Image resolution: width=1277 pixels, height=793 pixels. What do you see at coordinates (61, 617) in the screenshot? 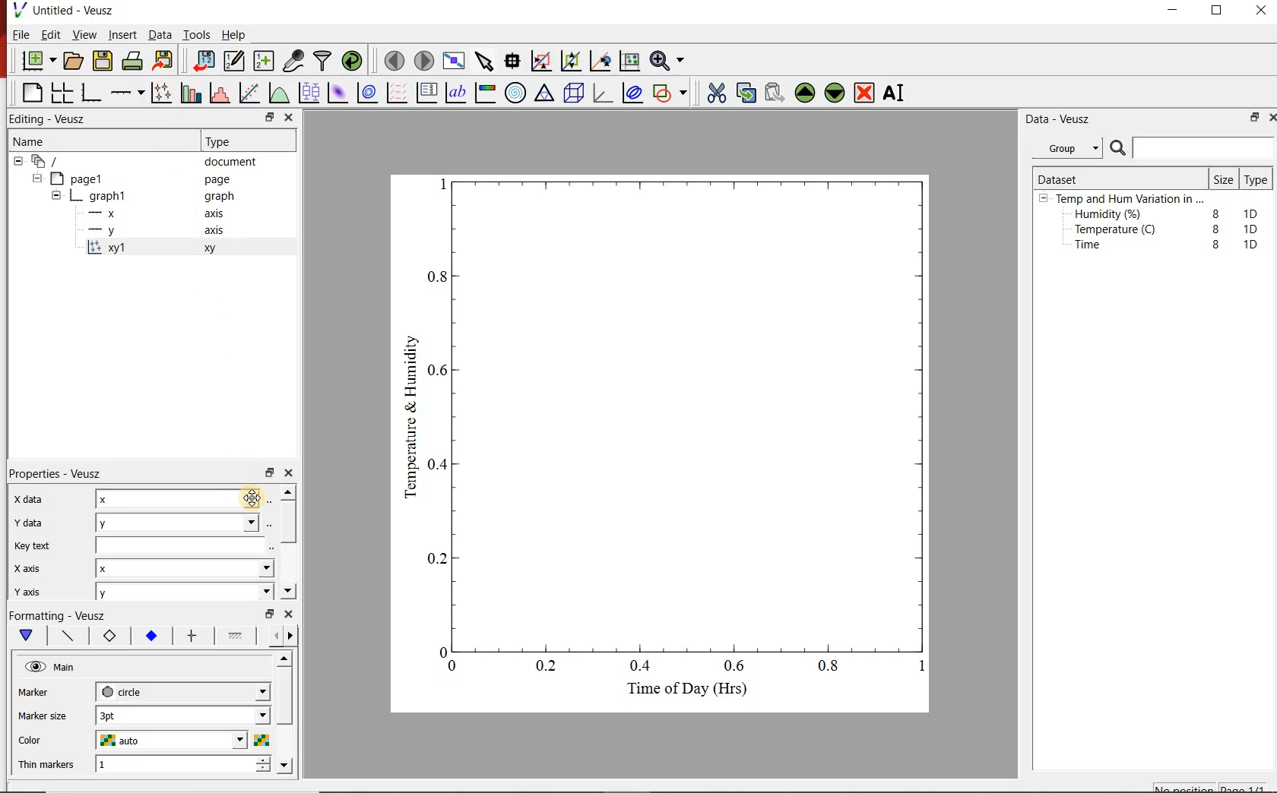
I see `Formatting - Veusz` at bounding box center [61, 617].